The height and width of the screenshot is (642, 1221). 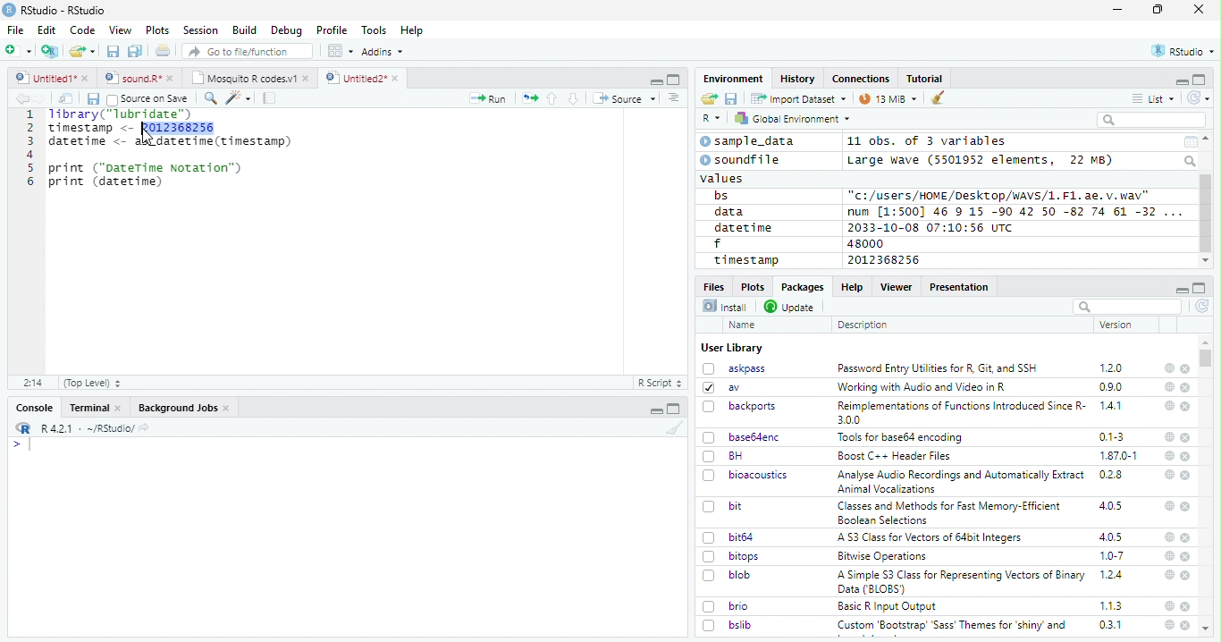 What do you see at coordinates (244, 30) in the screenshot?
I see `Build` at bounding box center [244, 30].